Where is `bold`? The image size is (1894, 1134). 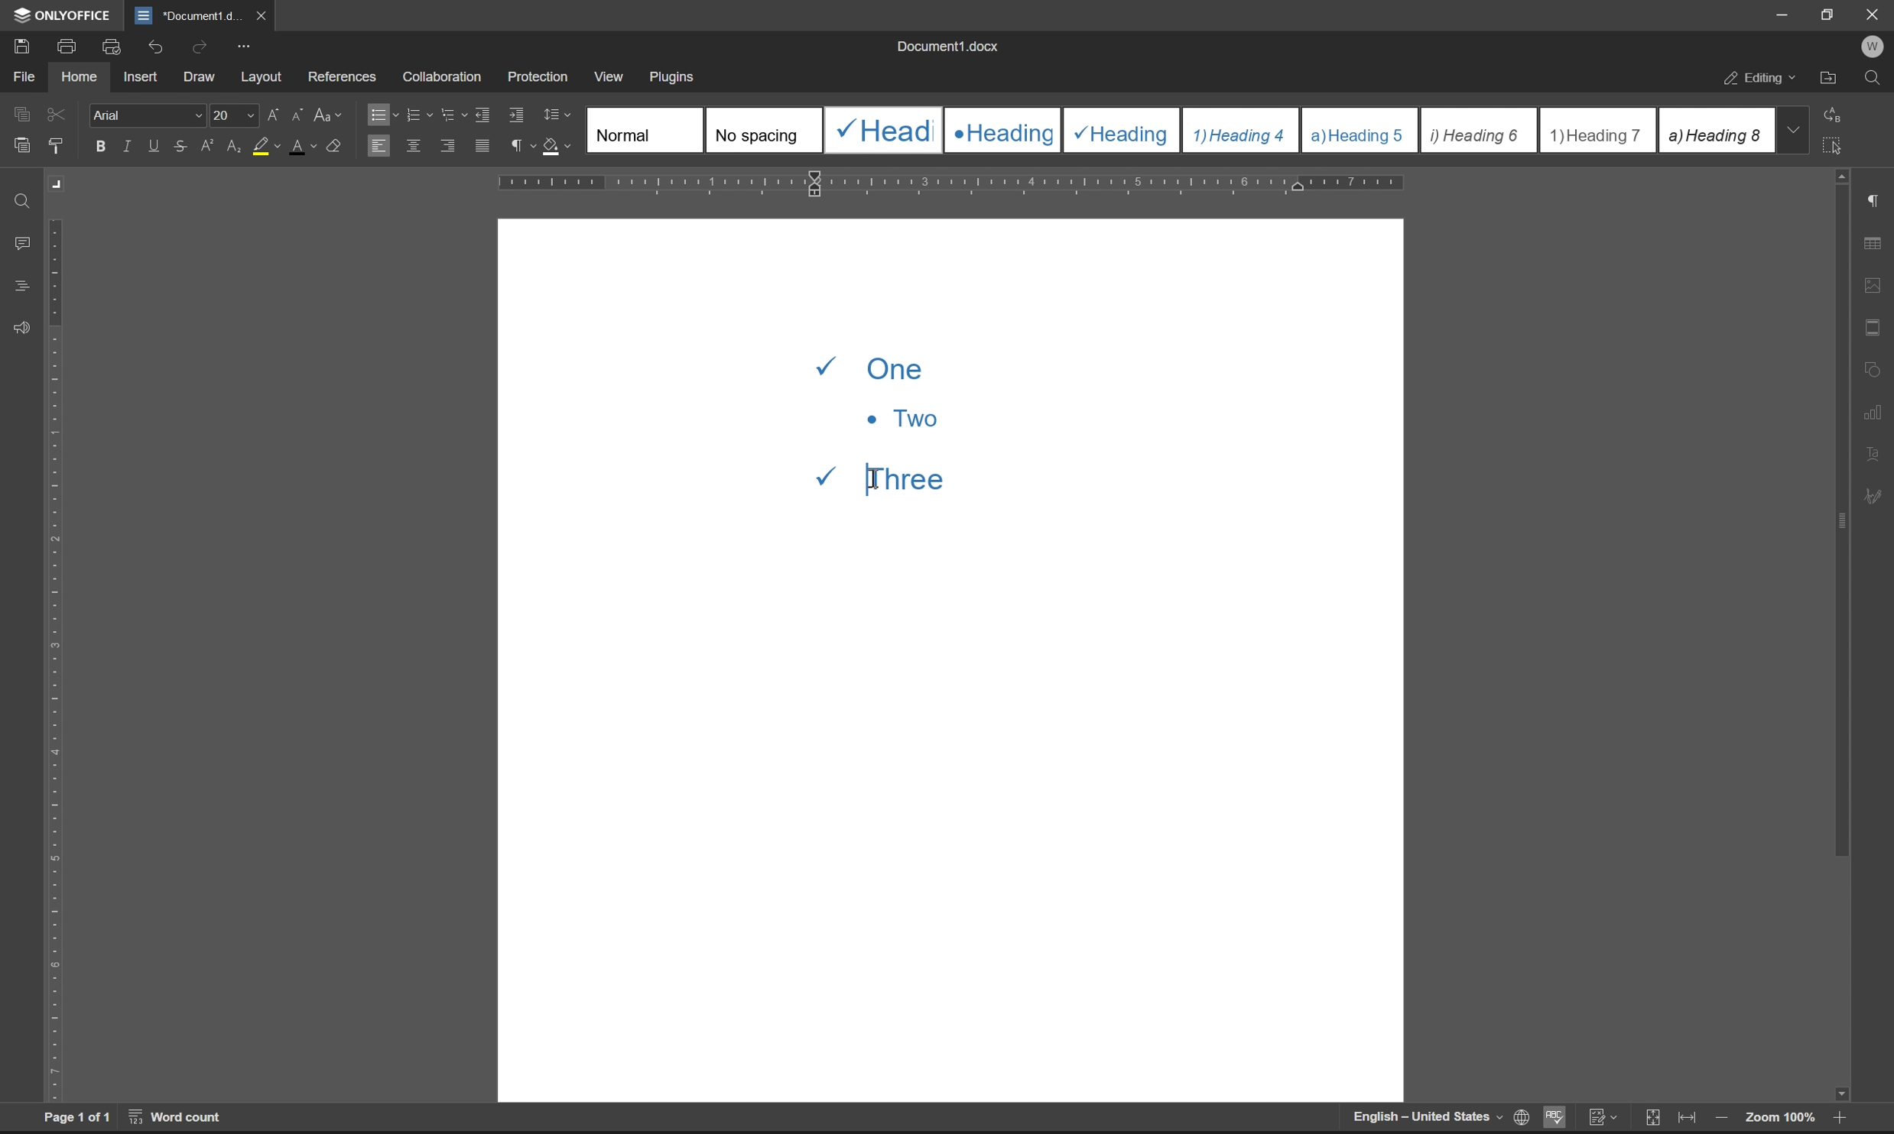
bold is located at coordinates (101, 147).